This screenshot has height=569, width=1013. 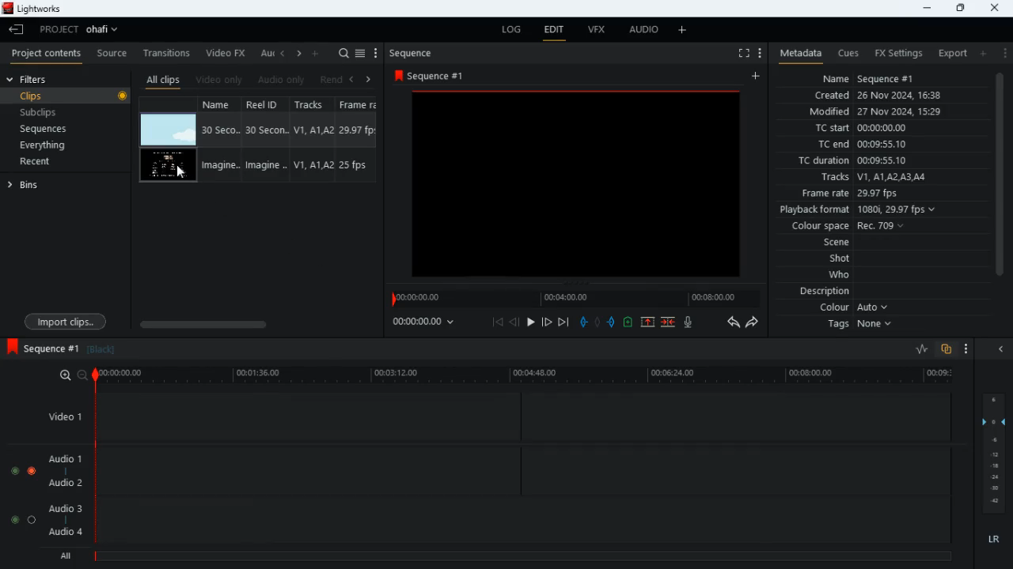 I want to click on zoom, so click(x=67, y=375).